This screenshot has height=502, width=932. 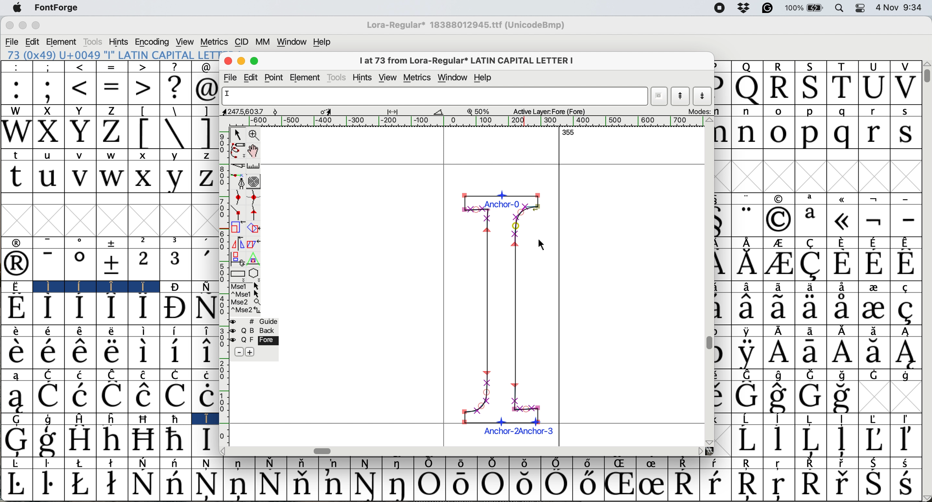 What do you see at coordinates (842, 441) in the screenshot?
I see `Symbol` at bounding box center [842, 441].